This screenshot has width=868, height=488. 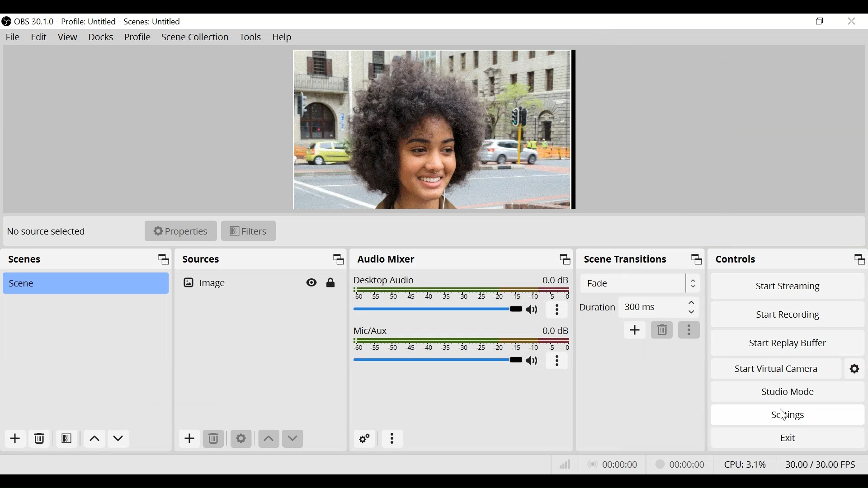 What do you see at coordinates (786, 314) in the screenshot?
I see `Start Recording` at bounding box center [786, 314].